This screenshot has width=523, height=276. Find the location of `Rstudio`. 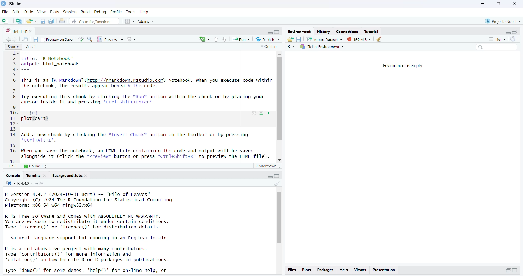

Rstudio is located at coordinates (12, 4).